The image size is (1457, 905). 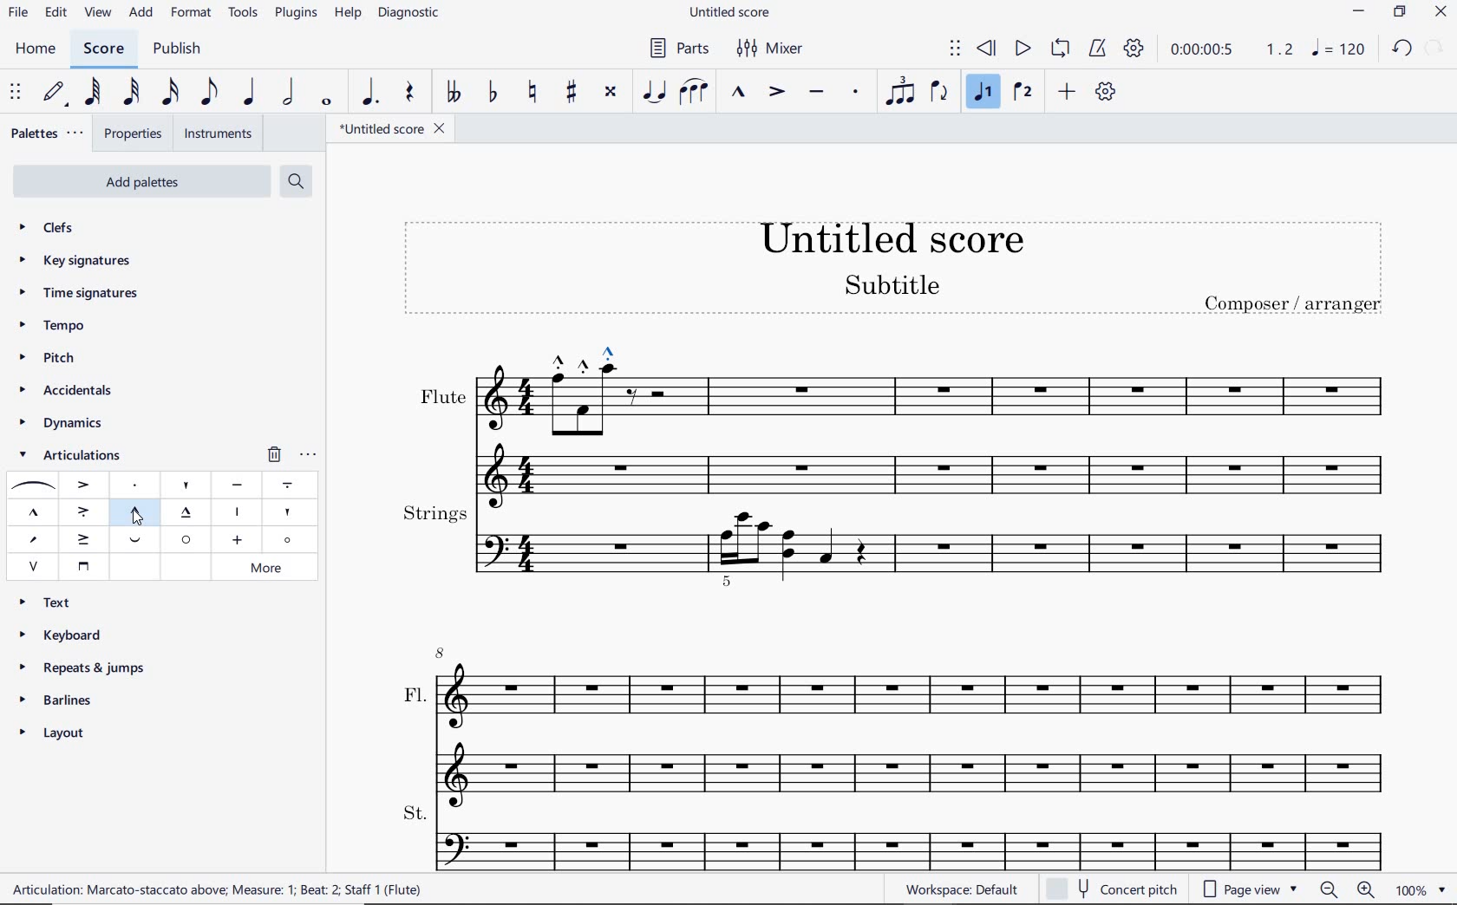 I want to click on keyboard, so click(x=66, y=635).